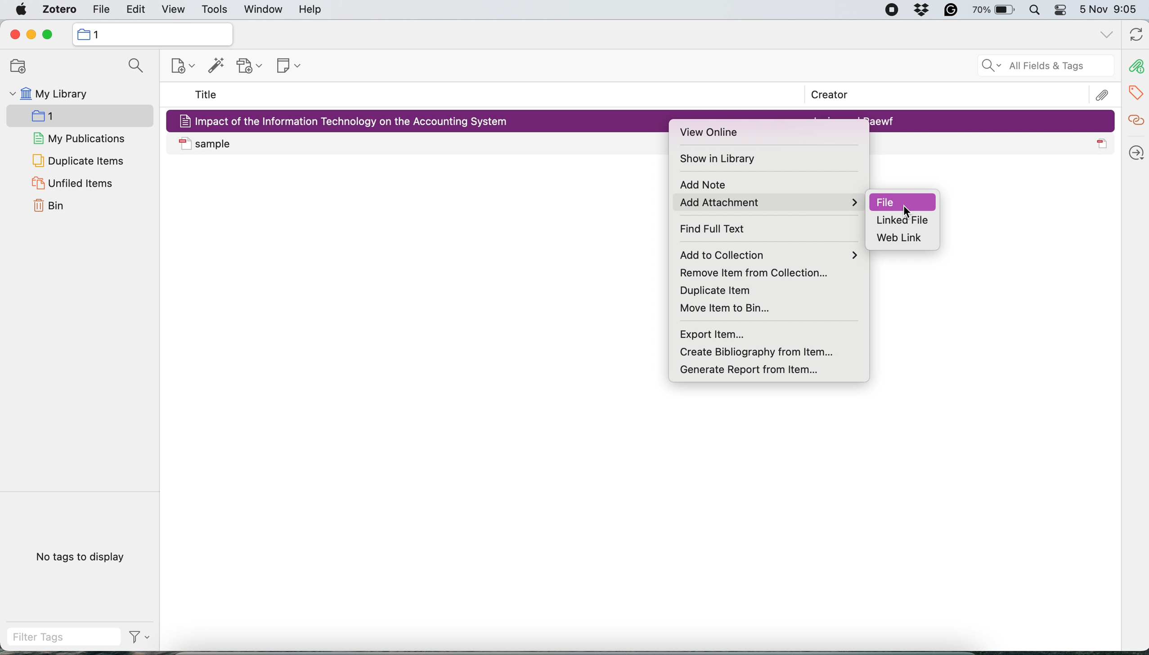  What do you see at coordinates (31, 35) in the screenshot?
I see `minimise` at bounding box center [31, 35].